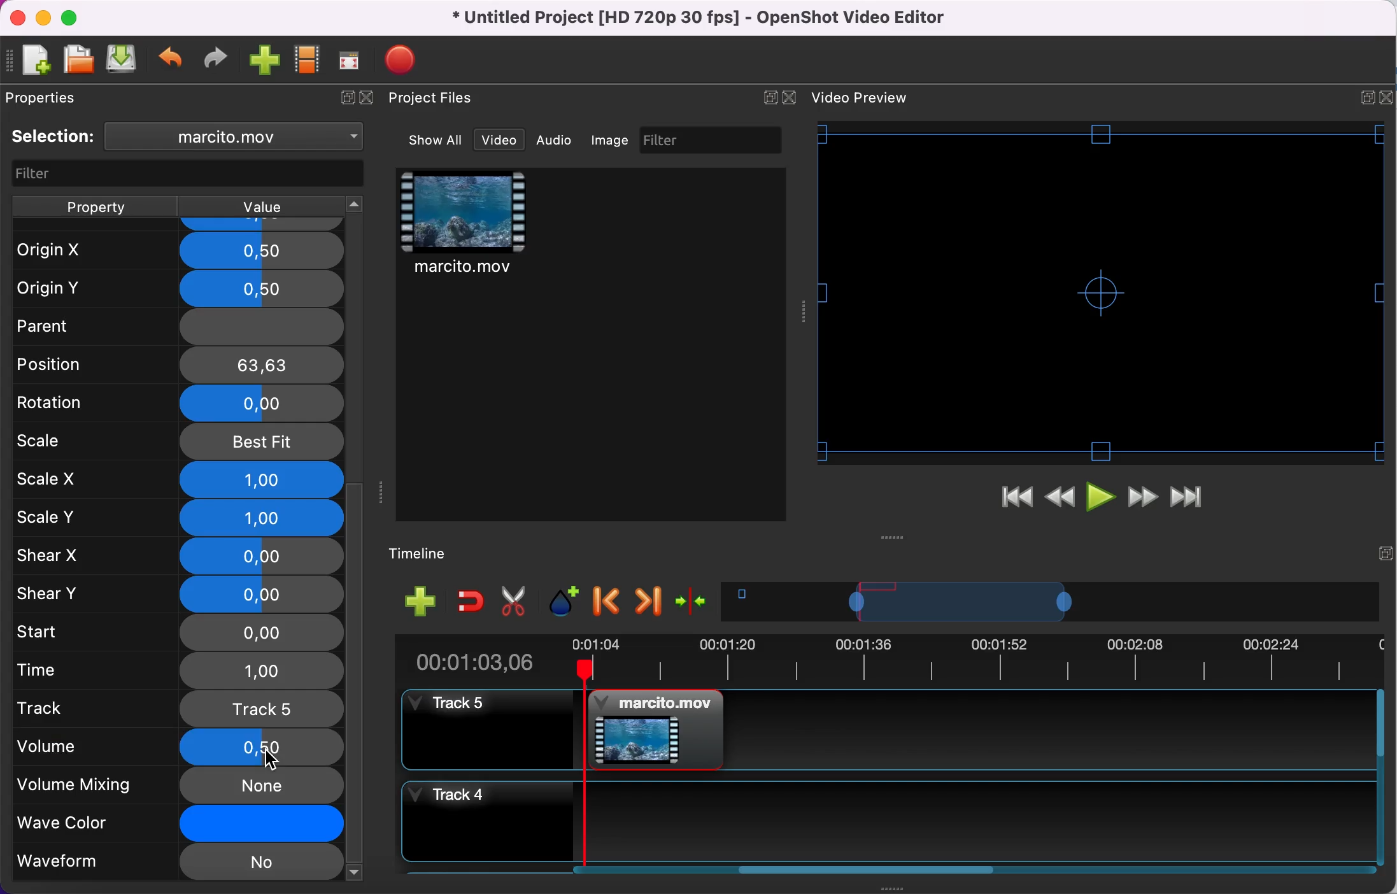  What do you see at coordinates (123, 59) in the screenshot?
I see `save file` at bounding box center [123, 59].